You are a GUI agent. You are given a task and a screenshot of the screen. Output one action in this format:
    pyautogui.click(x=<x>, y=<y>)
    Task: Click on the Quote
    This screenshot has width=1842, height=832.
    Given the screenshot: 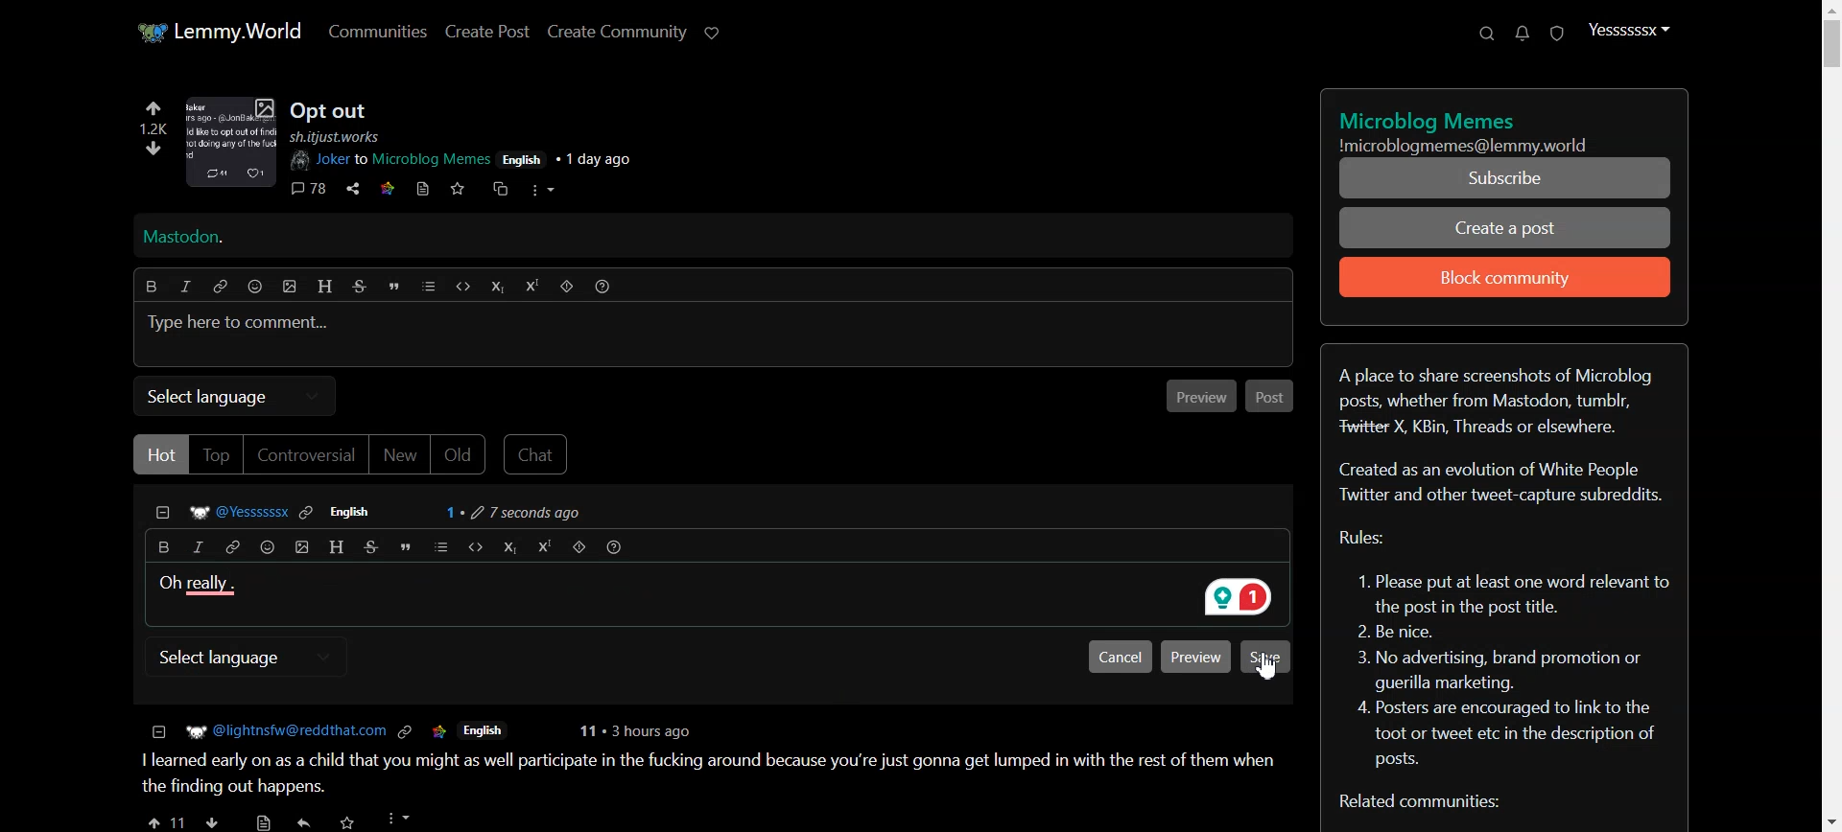 What is the action you would take?
    pyautogui.click(x=403, y=546)
    